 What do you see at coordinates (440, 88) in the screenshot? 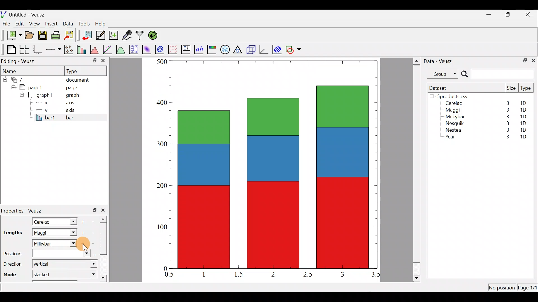
I see `Dataset` at bounding box center [440, 88].